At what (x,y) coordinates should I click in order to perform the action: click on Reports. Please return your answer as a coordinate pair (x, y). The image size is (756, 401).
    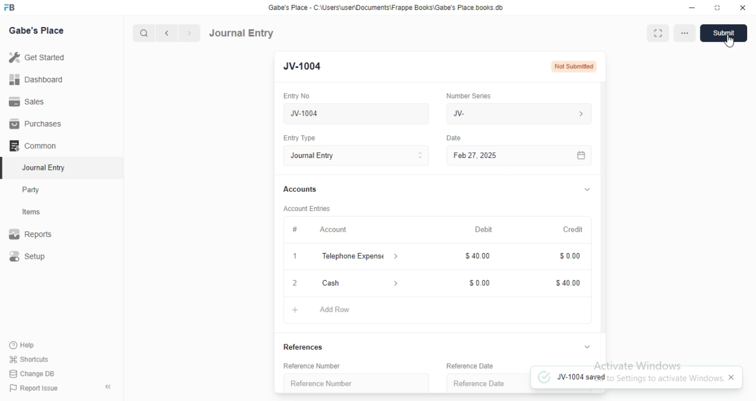
    Looking at the image, I should click on (31, 232).